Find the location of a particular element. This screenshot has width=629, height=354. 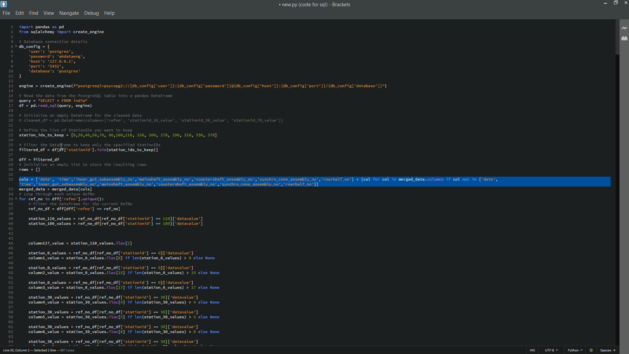

lines of codes is located at coordinates (315, 97).